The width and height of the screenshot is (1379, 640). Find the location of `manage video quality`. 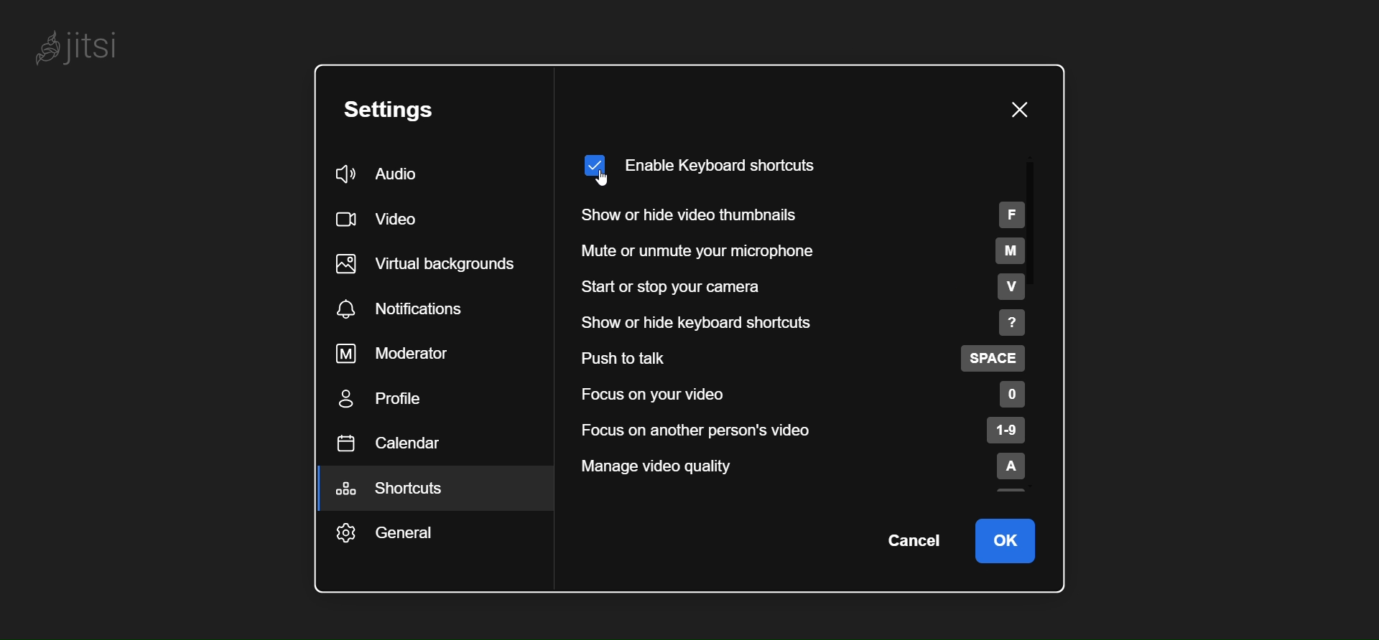

manage video quality is located at coordinates (809, 468).